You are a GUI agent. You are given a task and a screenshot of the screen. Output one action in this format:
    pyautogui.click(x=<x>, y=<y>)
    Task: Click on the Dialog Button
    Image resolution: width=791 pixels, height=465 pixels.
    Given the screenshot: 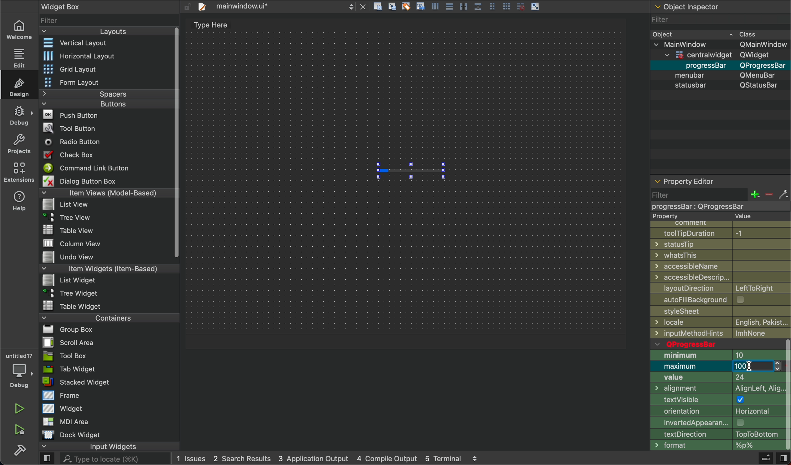 What is the action you would take?
    pyautogui.click(x=87, y=181)
    